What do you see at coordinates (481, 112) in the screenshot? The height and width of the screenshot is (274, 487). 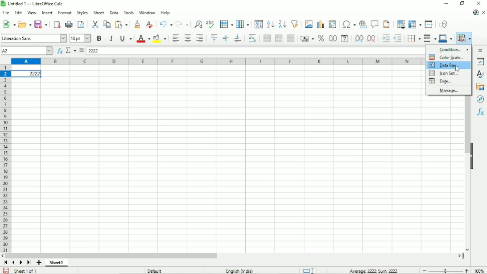 I see `Functions` at bounding box center [481, 112].